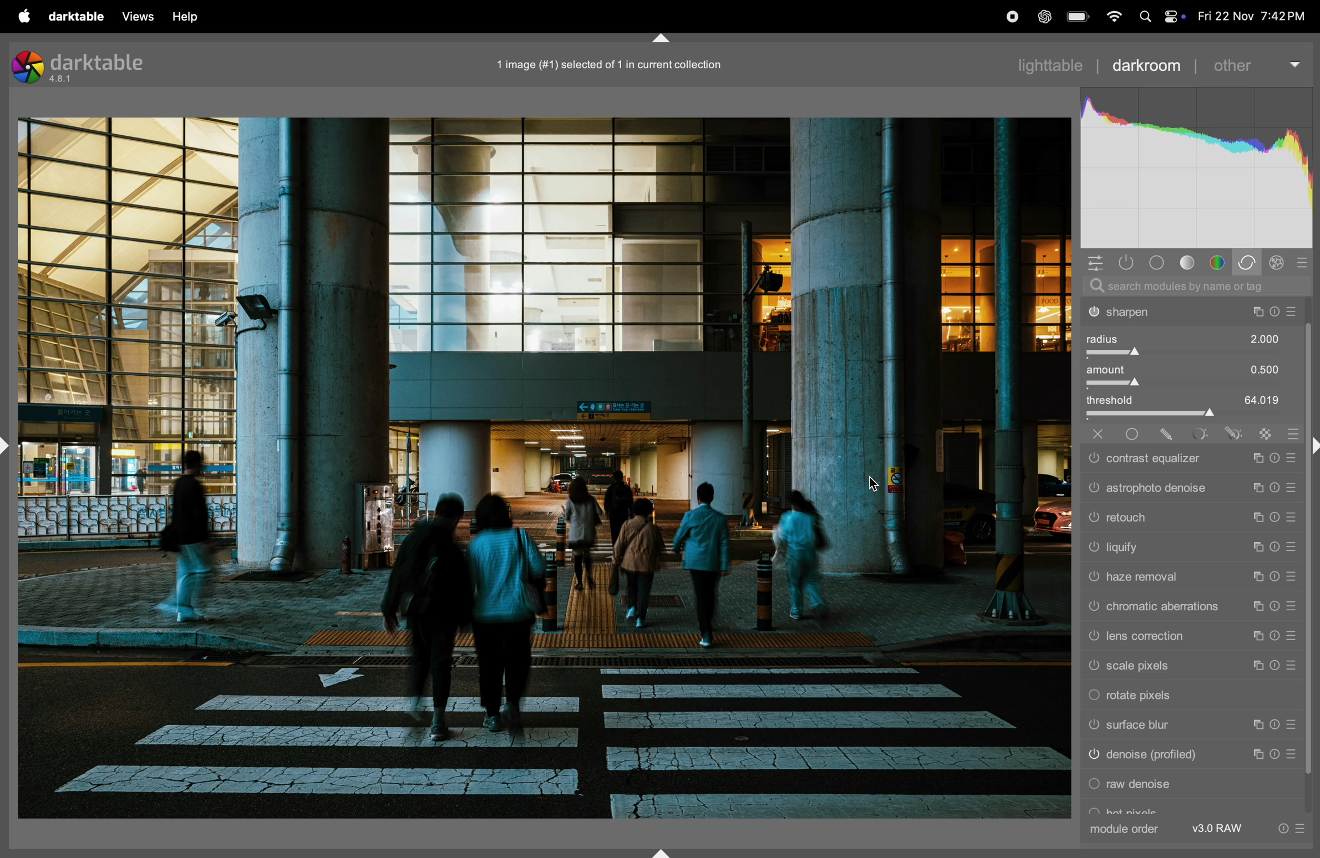 This screenshot has width=1320, height=858. Describe the element at coordinates (1156, 262) in the screenshot. I see `base` at that location.